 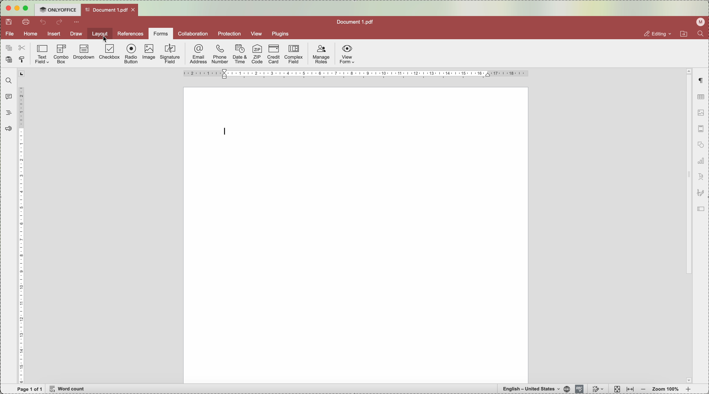 What do you see at coordinates (17, 9) in the screenshot?
I see `minimize` at bounding box center [17, 9].